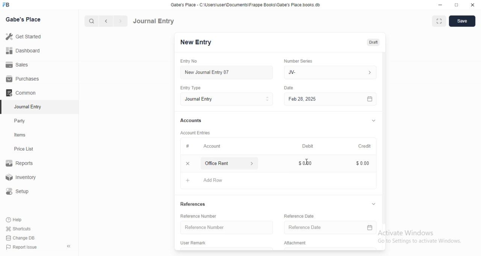 This screenshot has height=256, width=481. What do you see at coordinates (70, 247) in the screenshot?
I see `«` at bounding box center [70, 247].